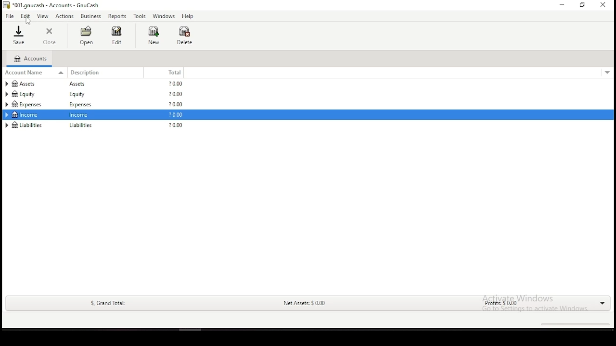 This screenshot has width=616, height=346. What do you see at coordinates (163, 16) in the screenshot?
I see `windows` at bounding box center [163, 16].